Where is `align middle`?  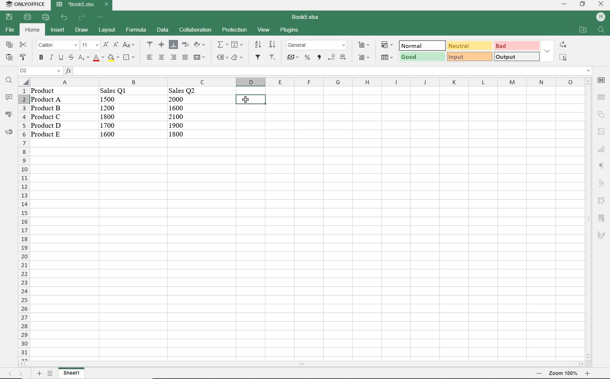
align middle is located at coordinates (162, 45).